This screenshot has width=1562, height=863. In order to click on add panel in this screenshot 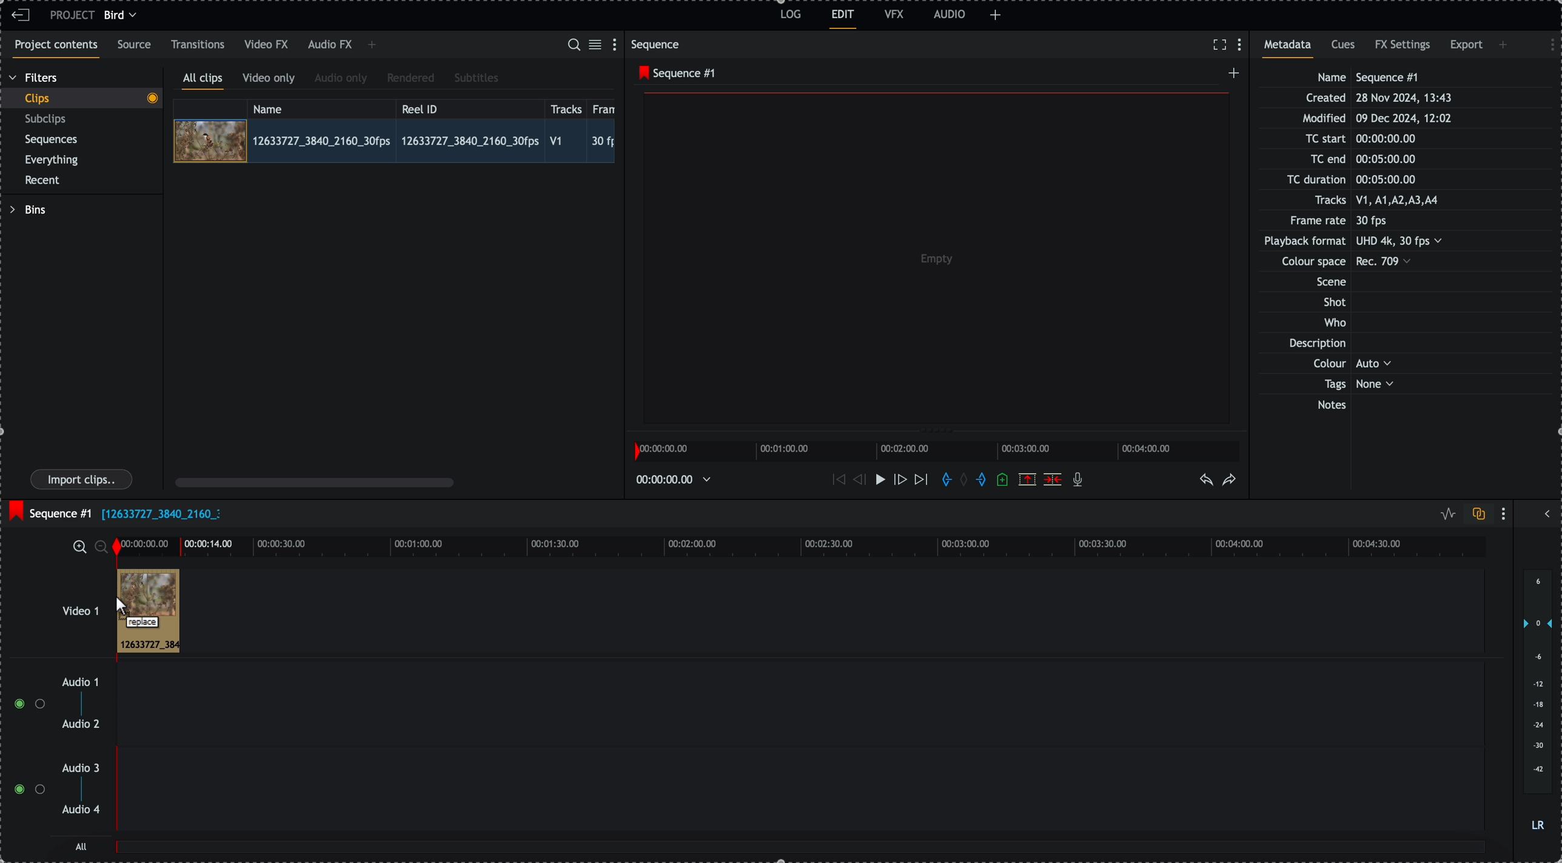, I will do `click(372, 46)`.